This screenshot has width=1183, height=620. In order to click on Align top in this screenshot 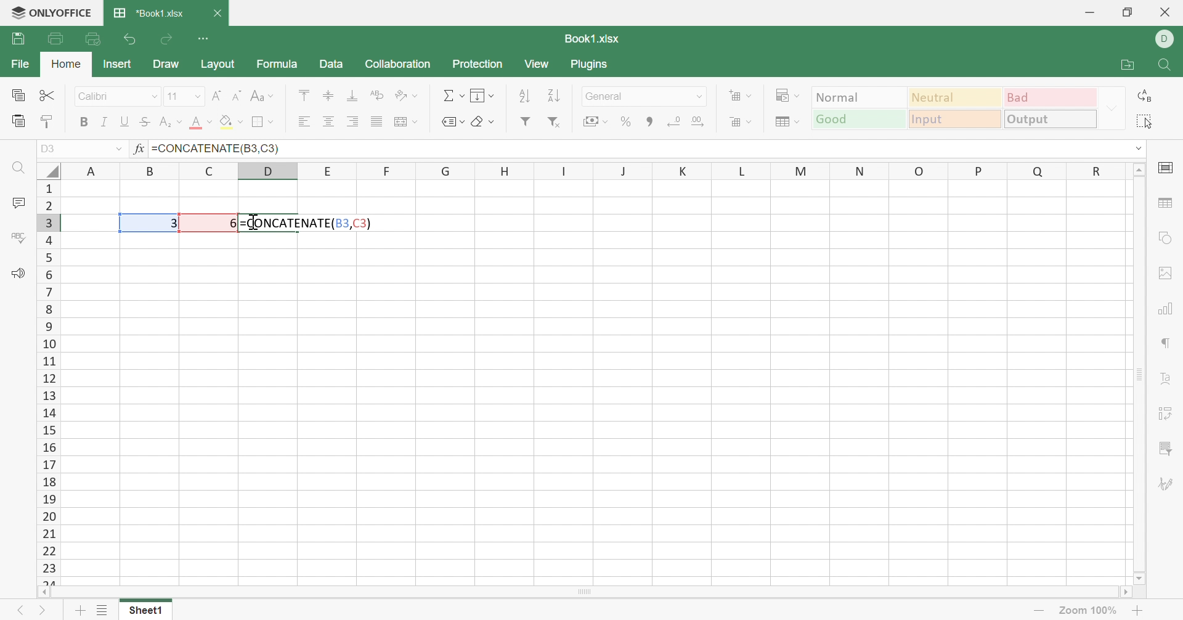, I will do `click(329, 96)`.